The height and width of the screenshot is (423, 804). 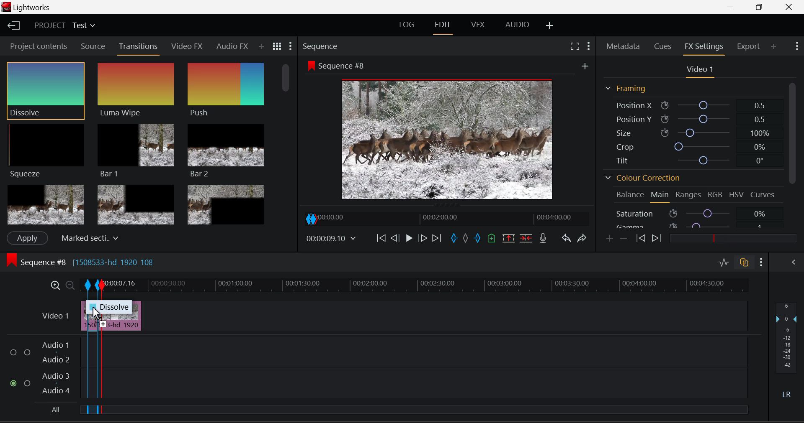 What do you see at coordinates (454, 240) in the screenshot?
I see `Mark In Point` at bounding box center [454, 240].